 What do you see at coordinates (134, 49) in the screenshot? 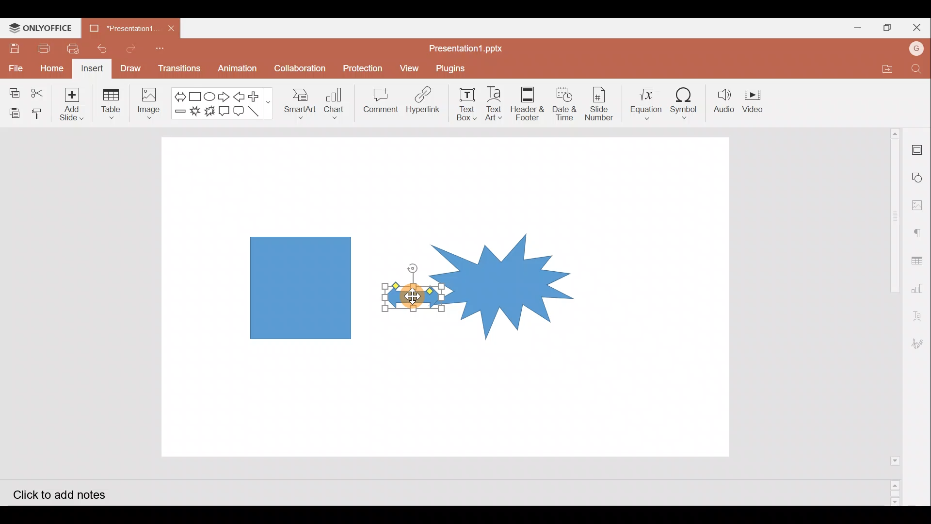
I see `Redo` at bounding box center [134, 49].